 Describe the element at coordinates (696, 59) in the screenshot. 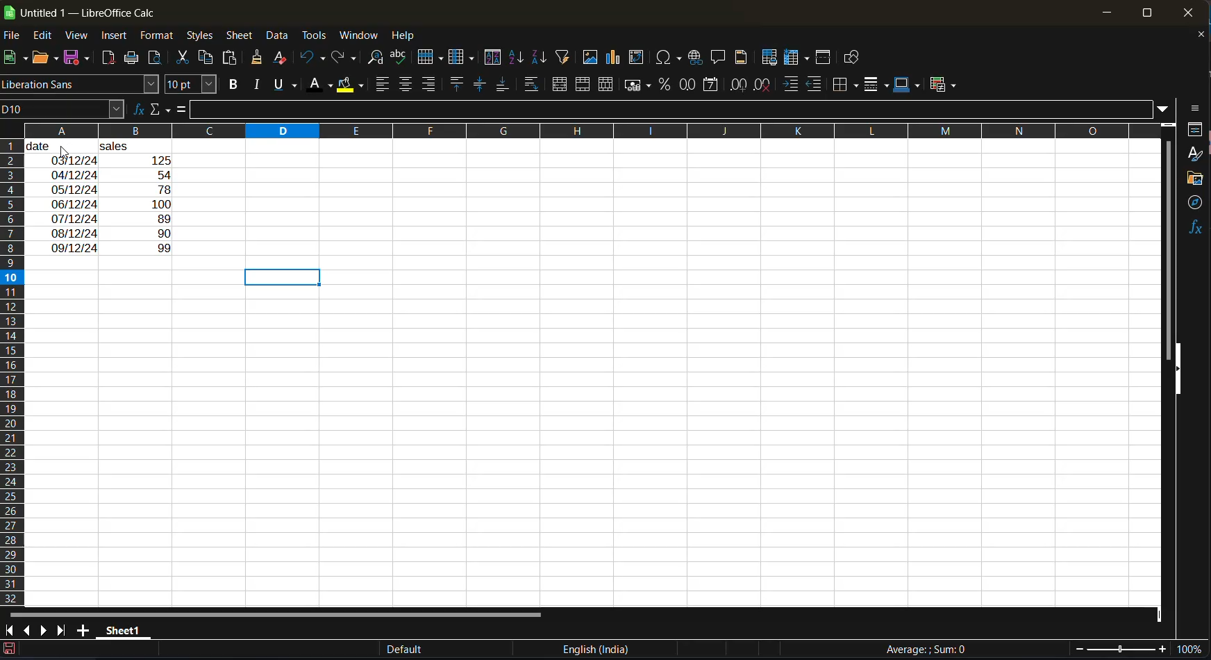

I see `insert hyperlink` at that location.